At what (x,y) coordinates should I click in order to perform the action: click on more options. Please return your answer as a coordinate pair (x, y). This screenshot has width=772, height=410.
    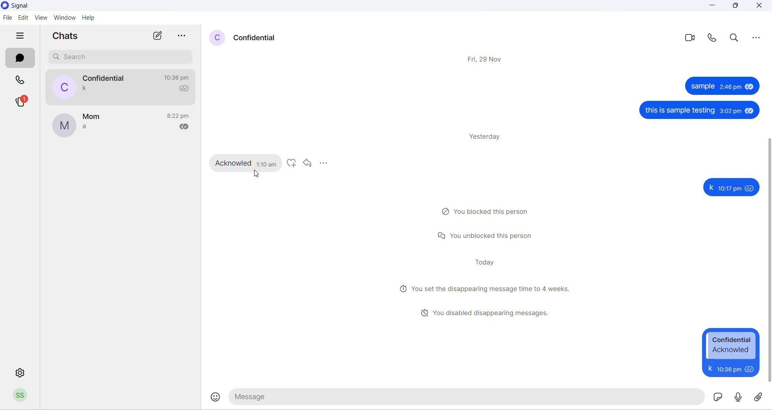
    Looking at the image, I should click on (186, 35).